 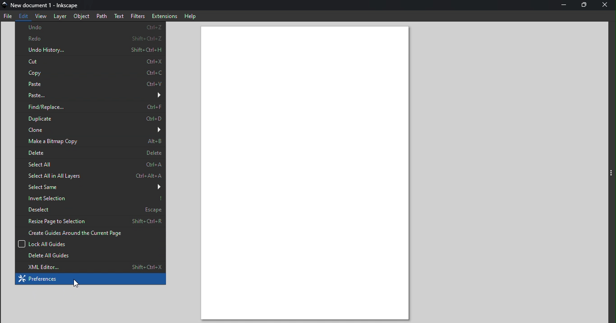 I want to click on Delete all guides, so click(x=89, y=256).